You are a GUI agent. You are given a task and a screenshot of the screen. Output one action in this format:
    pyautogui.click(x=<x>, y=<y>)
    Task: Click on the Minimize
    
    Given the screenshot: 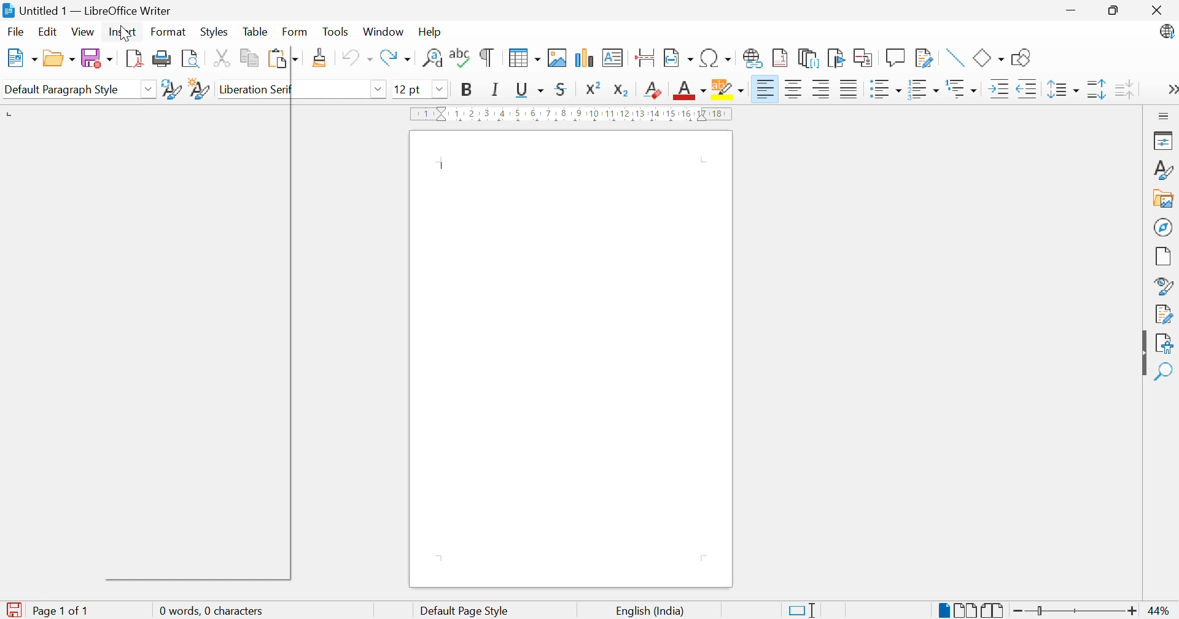 What is the action you would take?
    pyautogui.click(x=1073, y=9)
    